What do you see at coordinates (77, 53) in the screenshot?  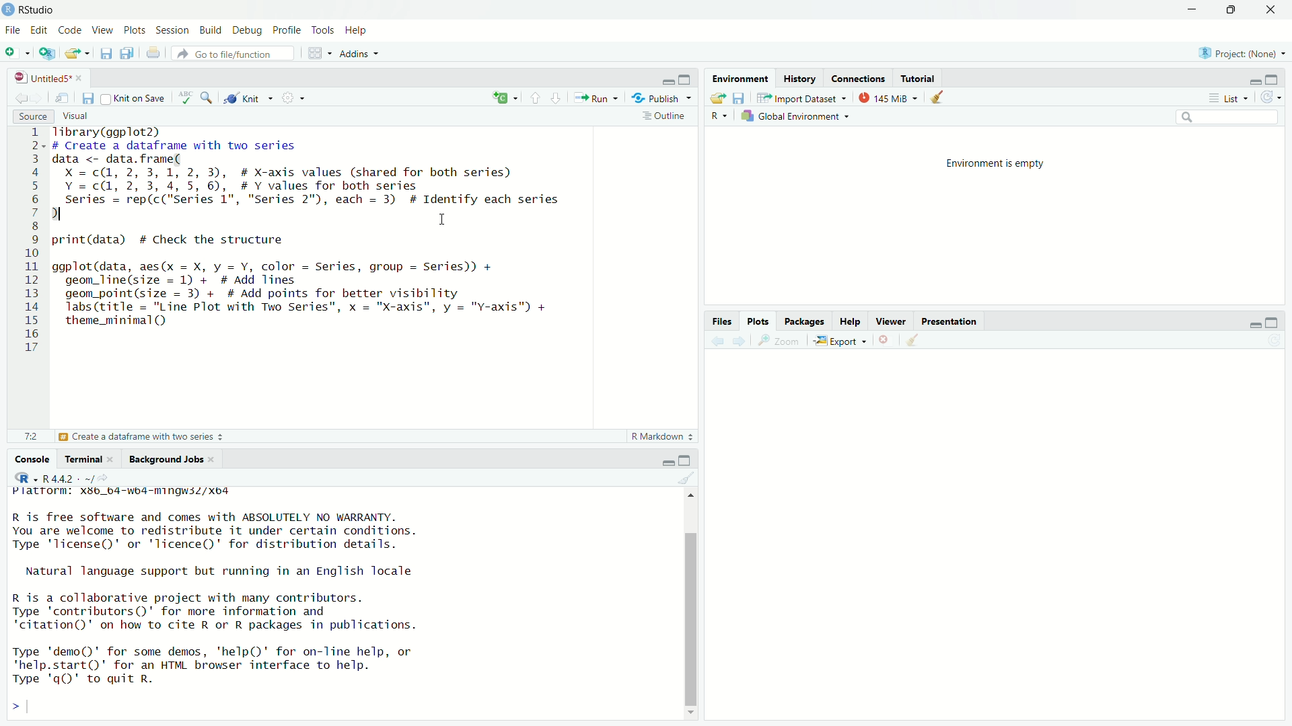 I see `Open an existing file` at bounding box center [77, 53].